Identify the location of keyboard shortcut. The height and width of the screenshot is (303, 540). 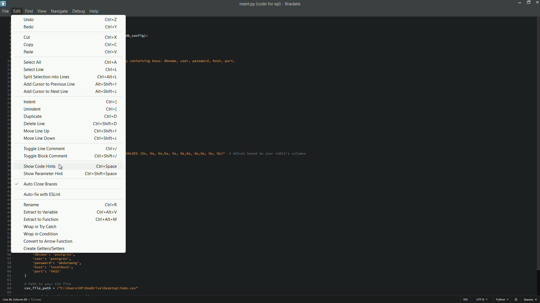
(111, 63).